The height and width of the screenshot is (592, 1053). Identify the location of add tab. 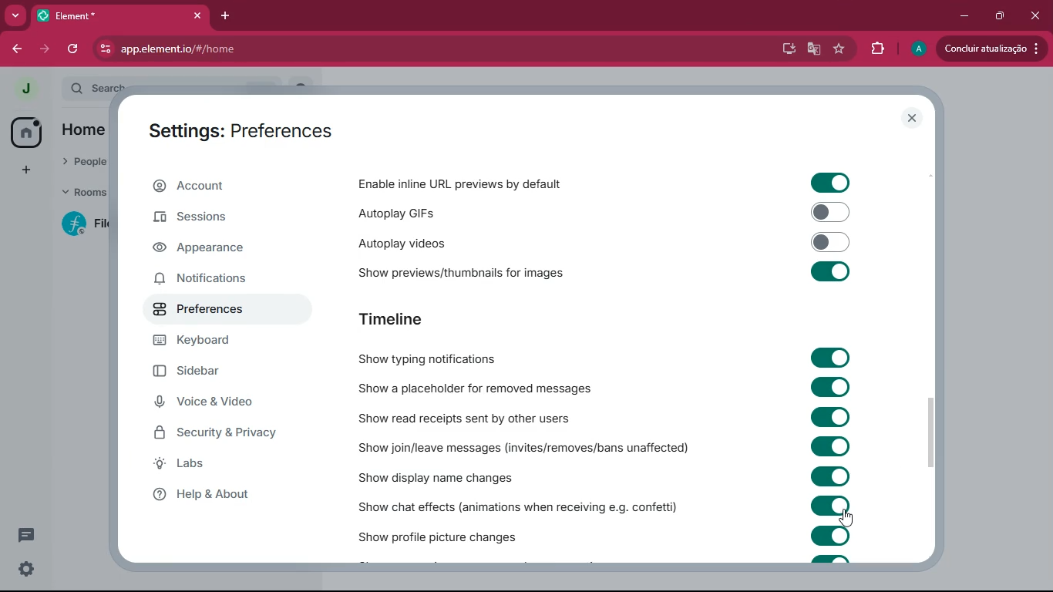
(227, 15).